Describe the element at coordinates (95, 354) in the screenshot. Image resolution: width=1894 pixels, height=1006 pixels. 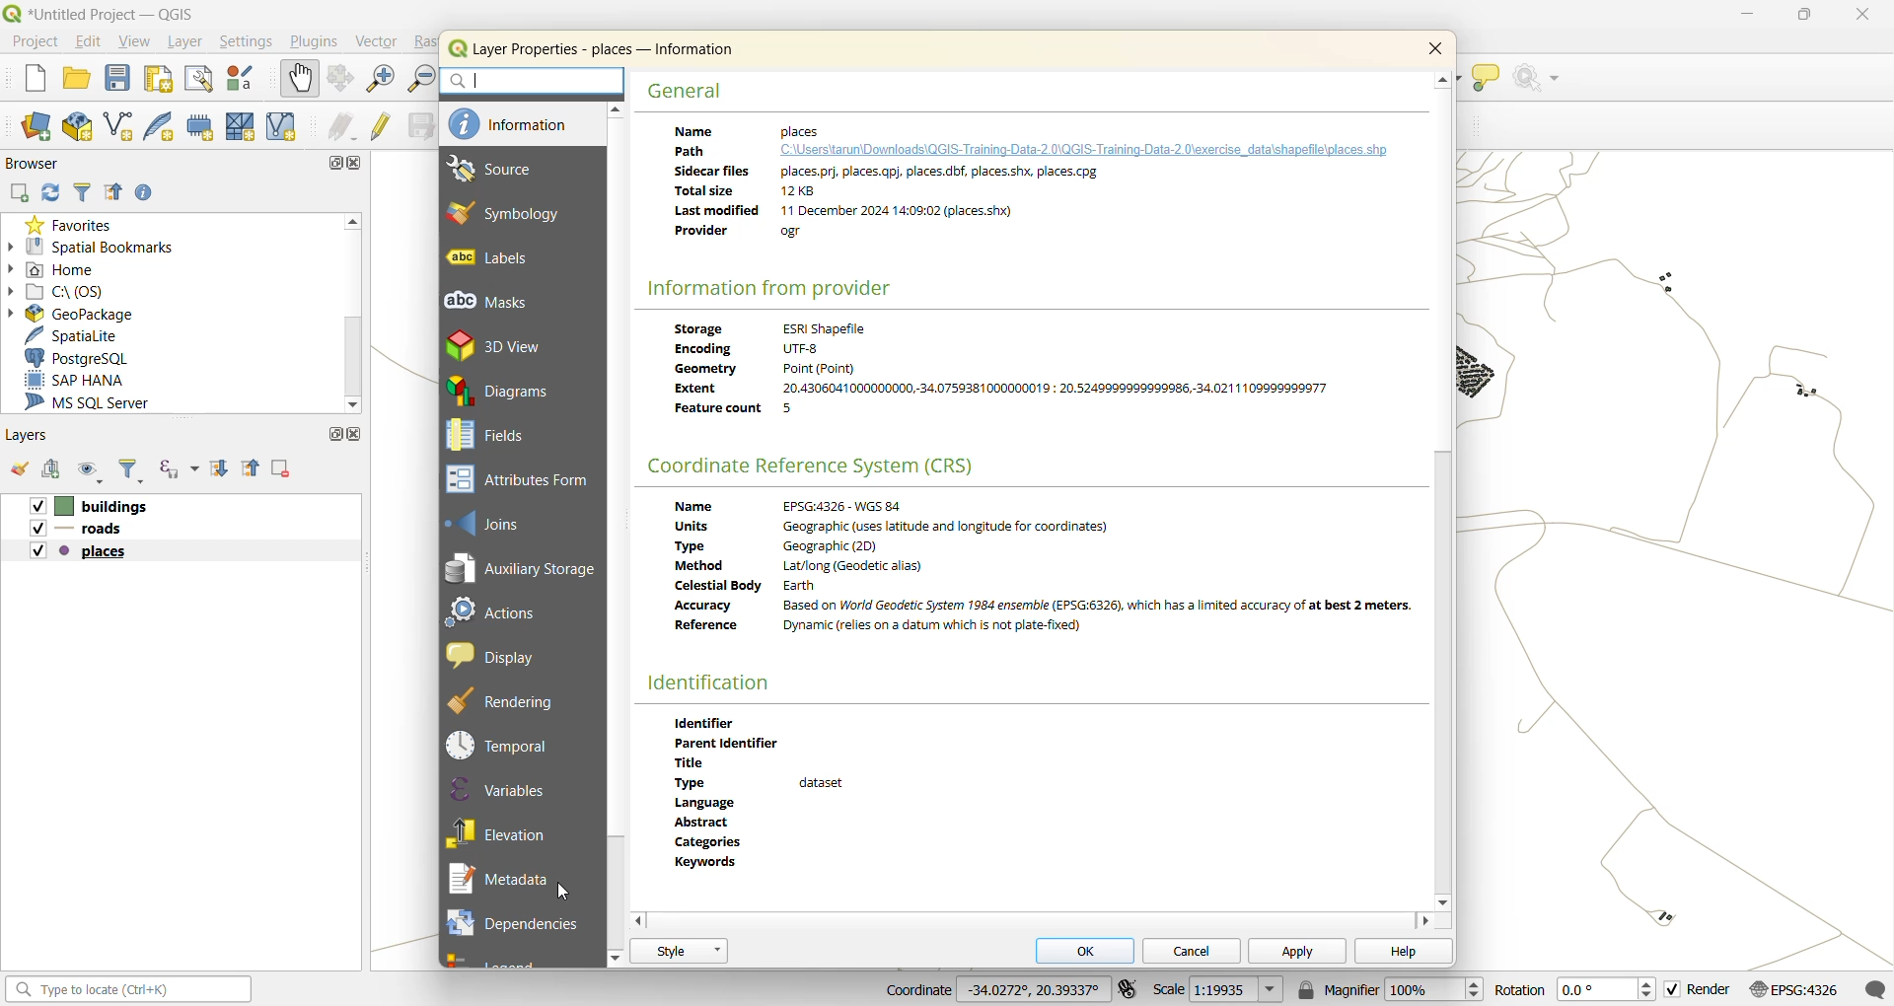
I see `postgresql` at that location.